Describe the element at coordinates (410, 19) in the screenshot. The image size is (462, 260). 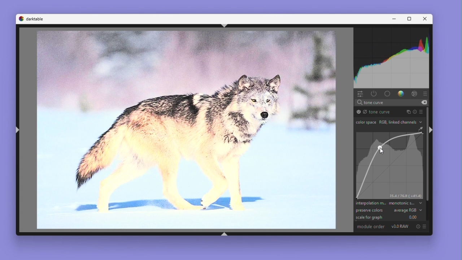
I see `Maximize` at that location.